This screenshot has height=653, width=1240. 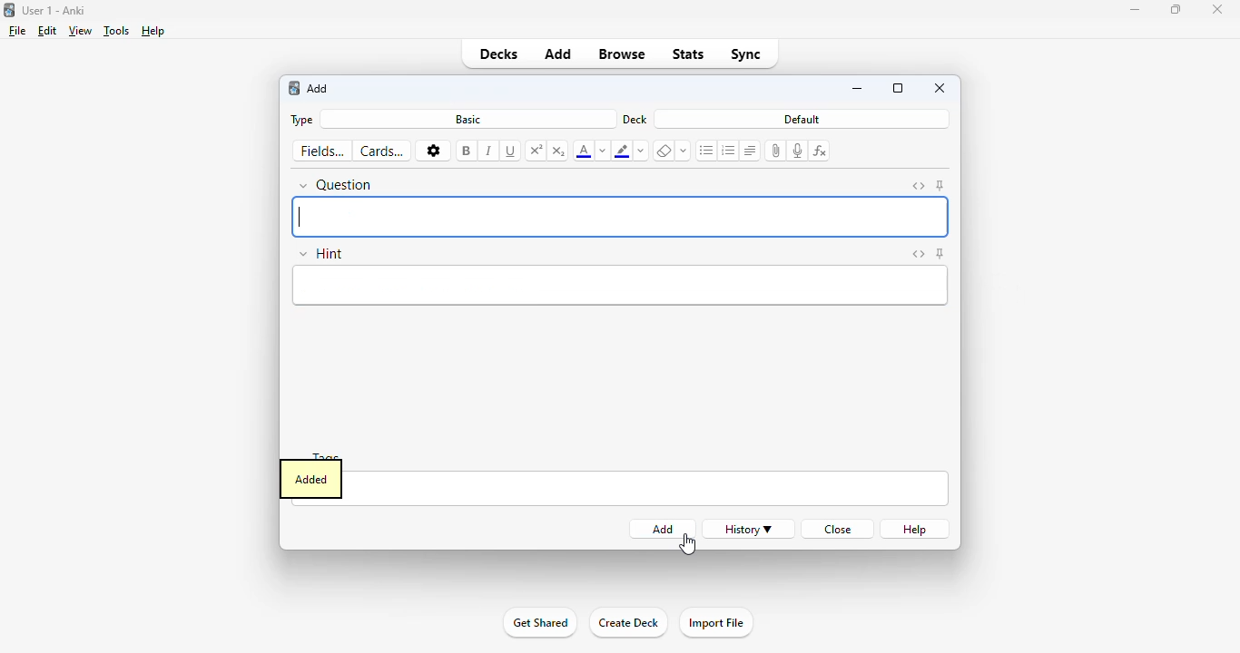 What do you see at coordinates (798, 151) in the screenshot?
I see `record audio` at bounding box center [798, 151].